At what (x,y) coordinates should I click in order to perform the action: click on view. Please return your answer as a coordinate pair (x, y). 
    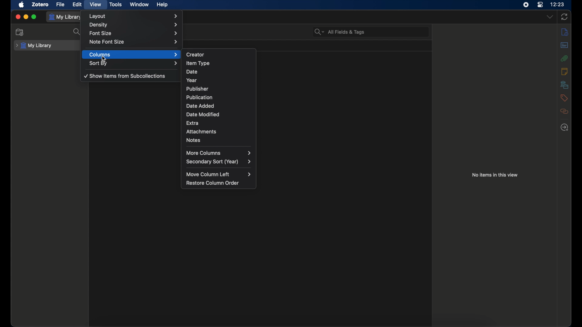
    Looking at the image, I should click on (95, 5).